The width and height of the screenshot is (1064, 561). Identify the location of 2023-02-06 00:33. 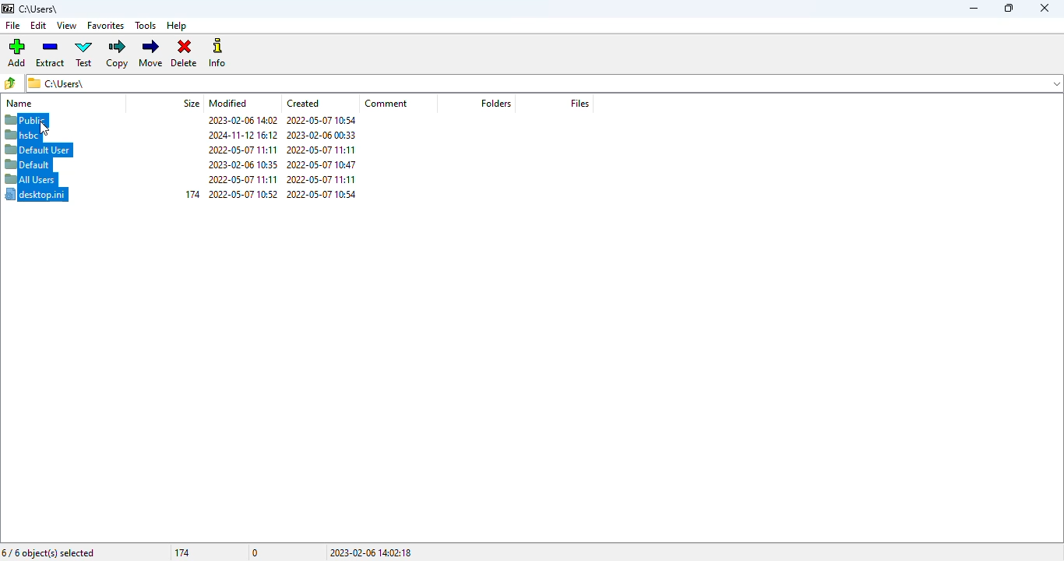
(323, 136).